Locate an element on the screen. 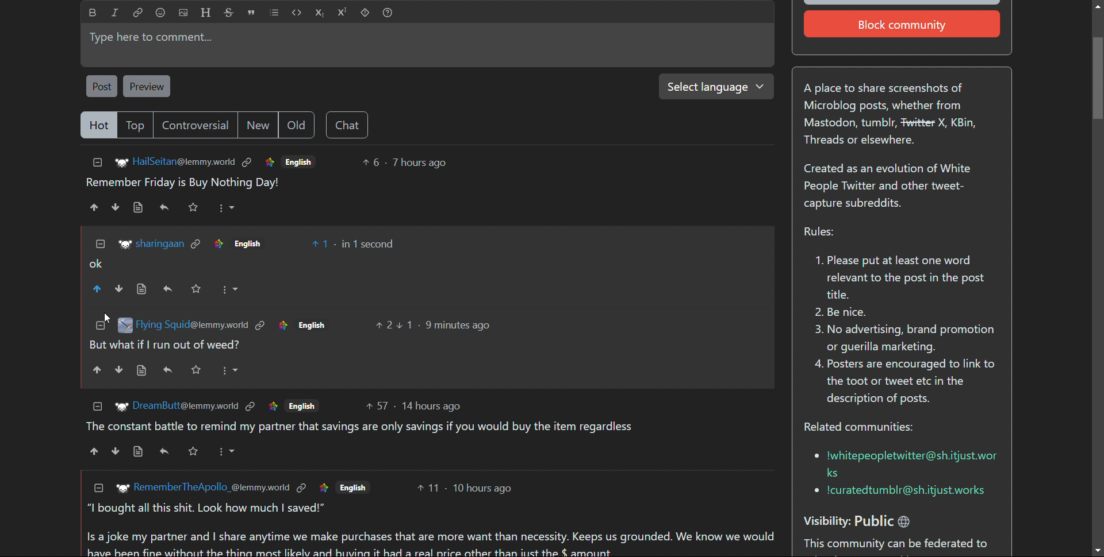  link is located at coordinates (281, 326).